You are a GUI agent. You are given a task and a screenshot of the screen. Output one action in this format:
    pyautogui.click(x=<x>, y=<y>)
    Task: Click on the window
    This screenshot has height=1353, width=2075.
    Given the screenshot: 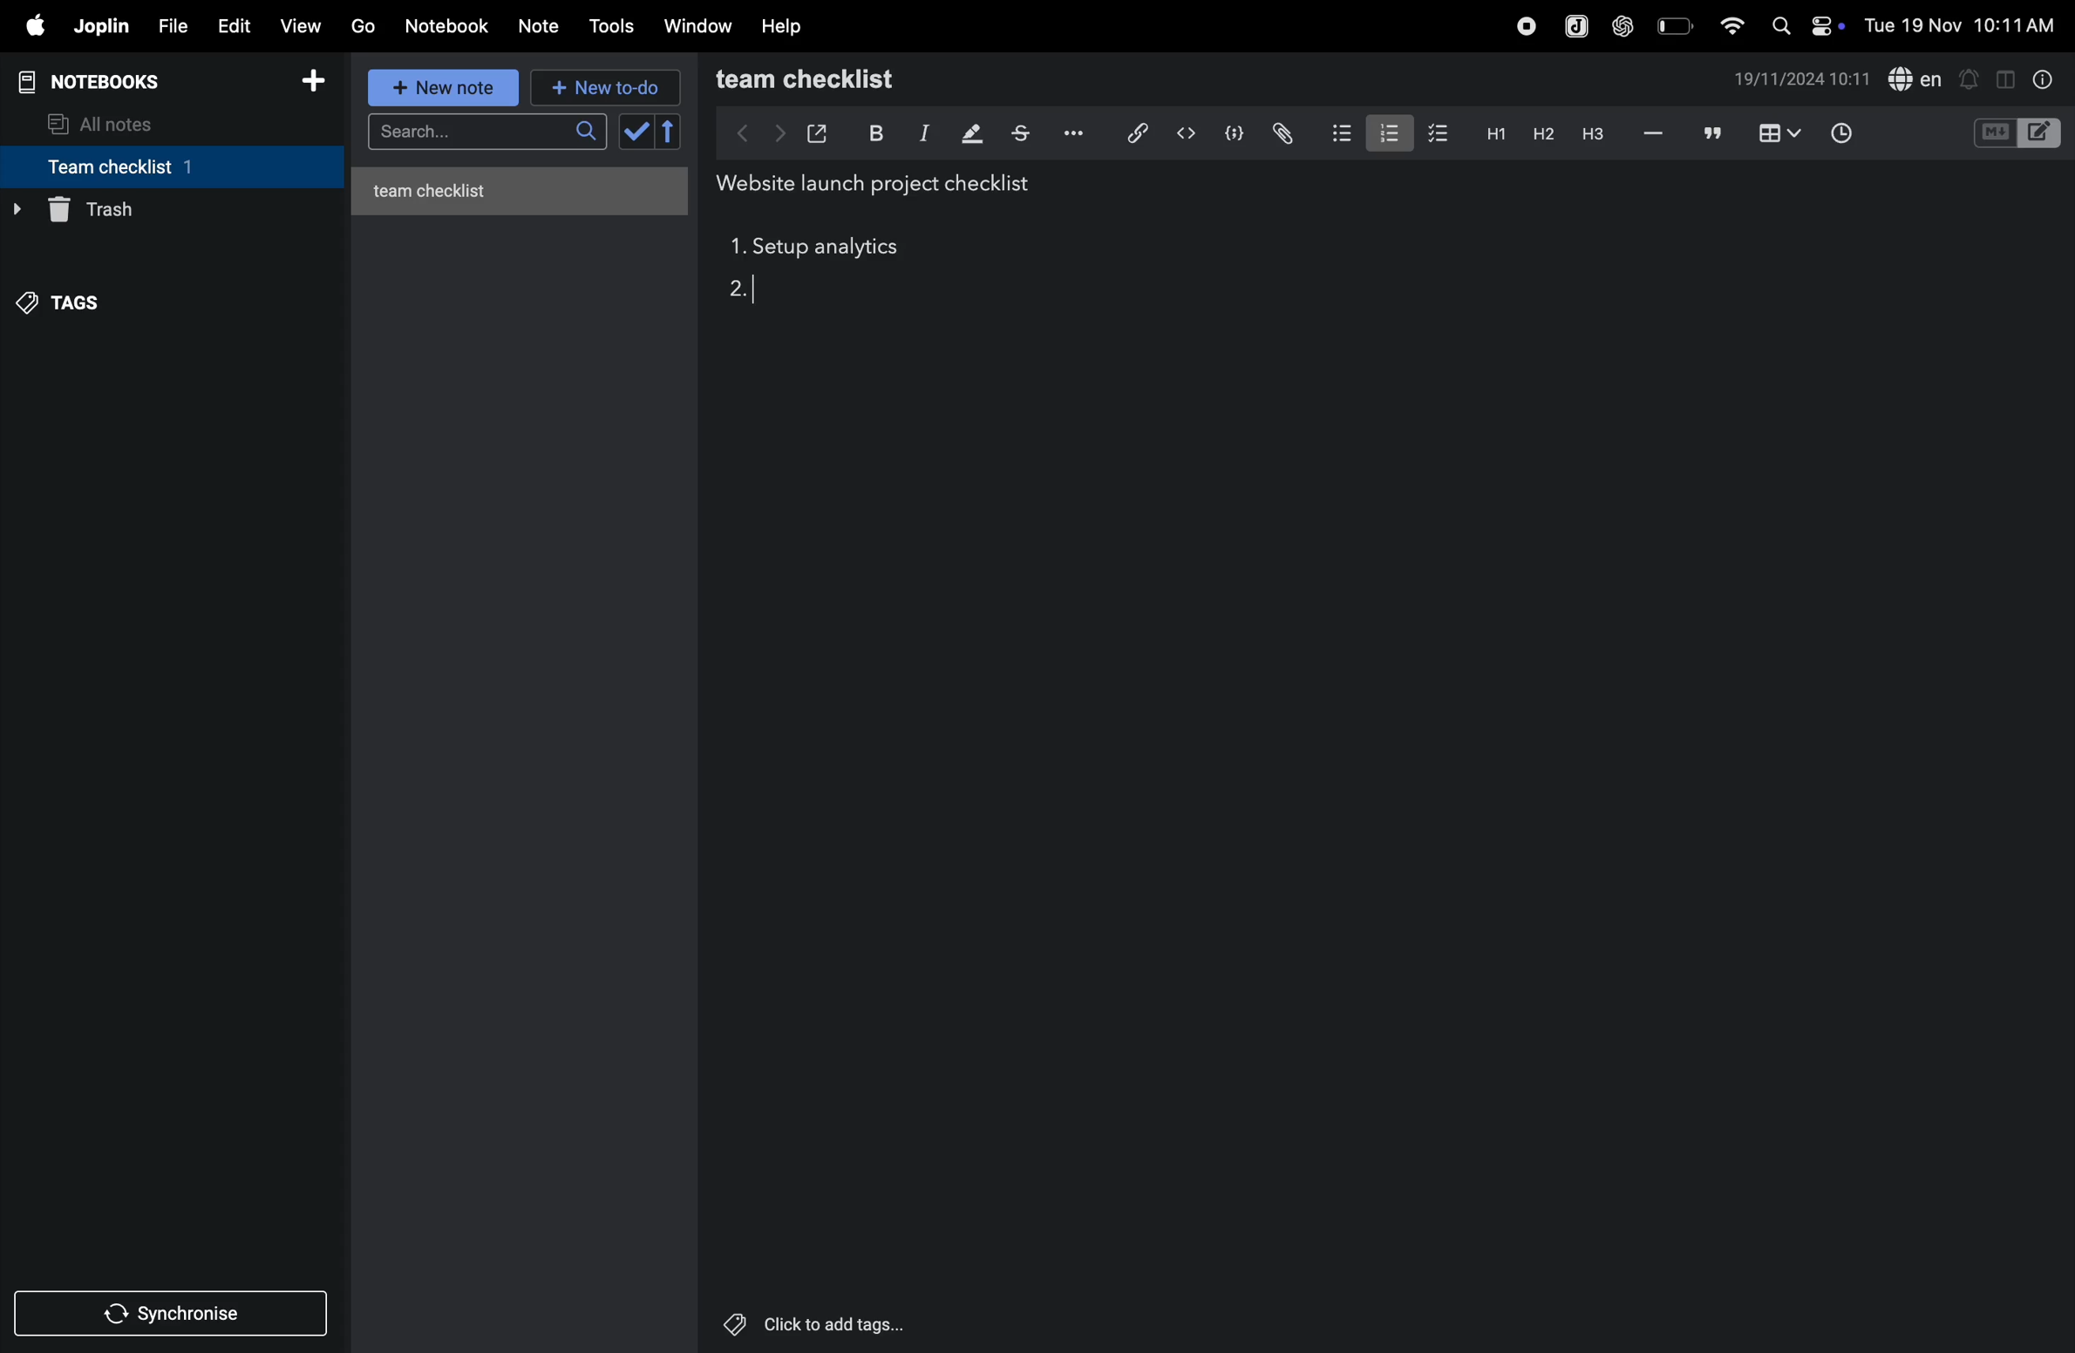 What is the action you would take?
    pyautogui.click(x=697, y=27)
    